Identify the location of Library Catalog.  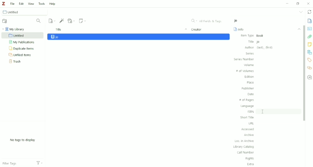
(243, 147).